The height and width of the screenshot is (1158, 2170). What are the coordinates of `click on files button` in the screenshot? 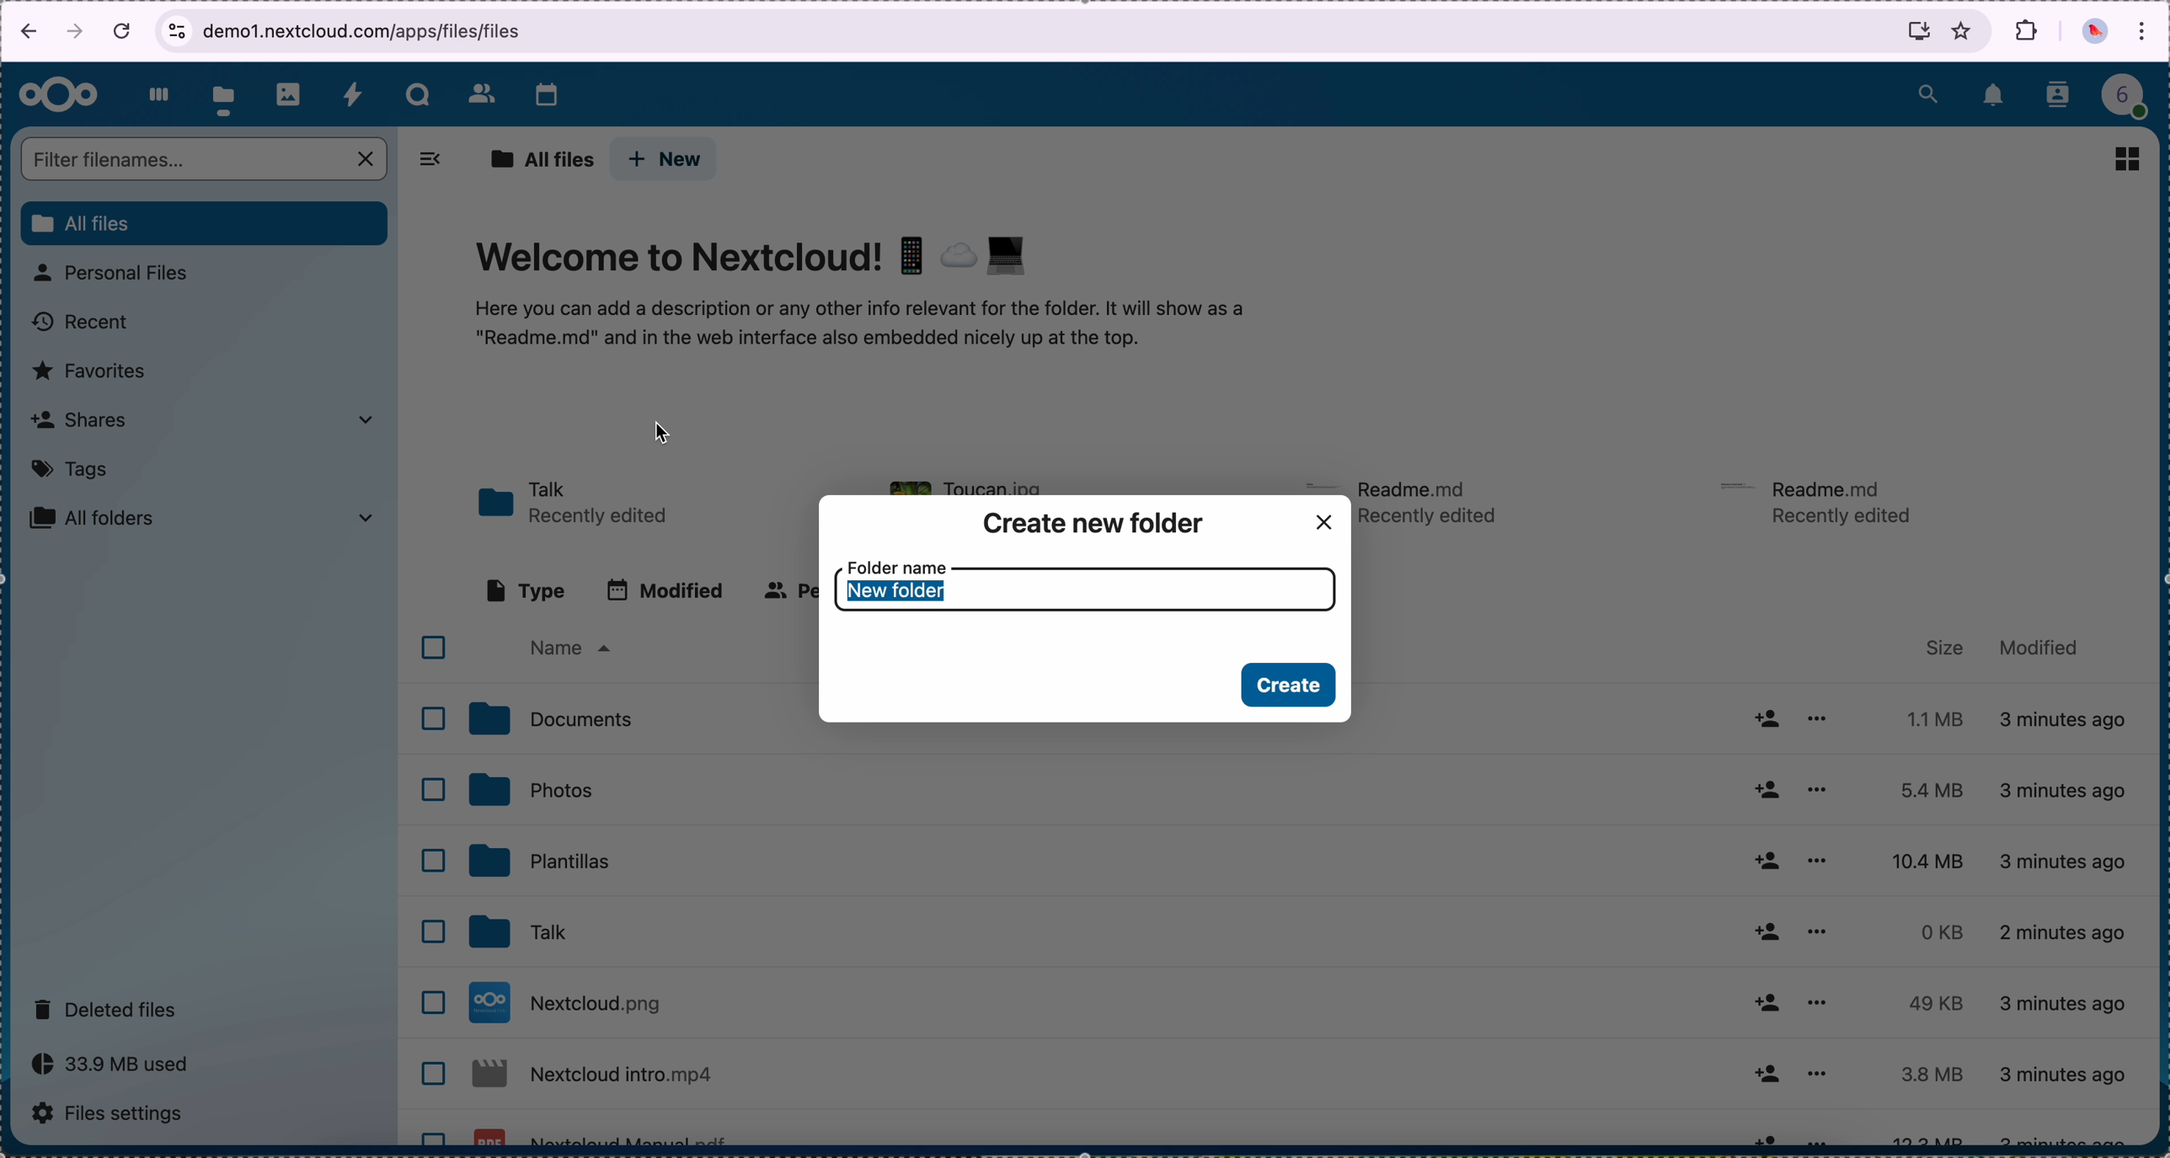 It's located at (227, 95).